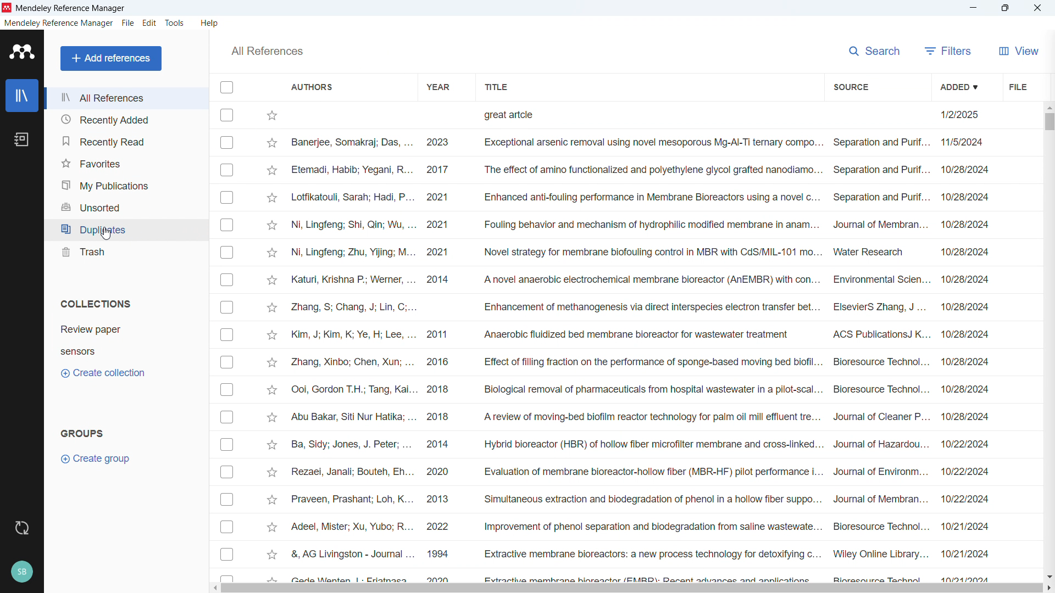 This screenshot has width=1055, height=593. I want to click on Sort by file , so click(1019, 86).